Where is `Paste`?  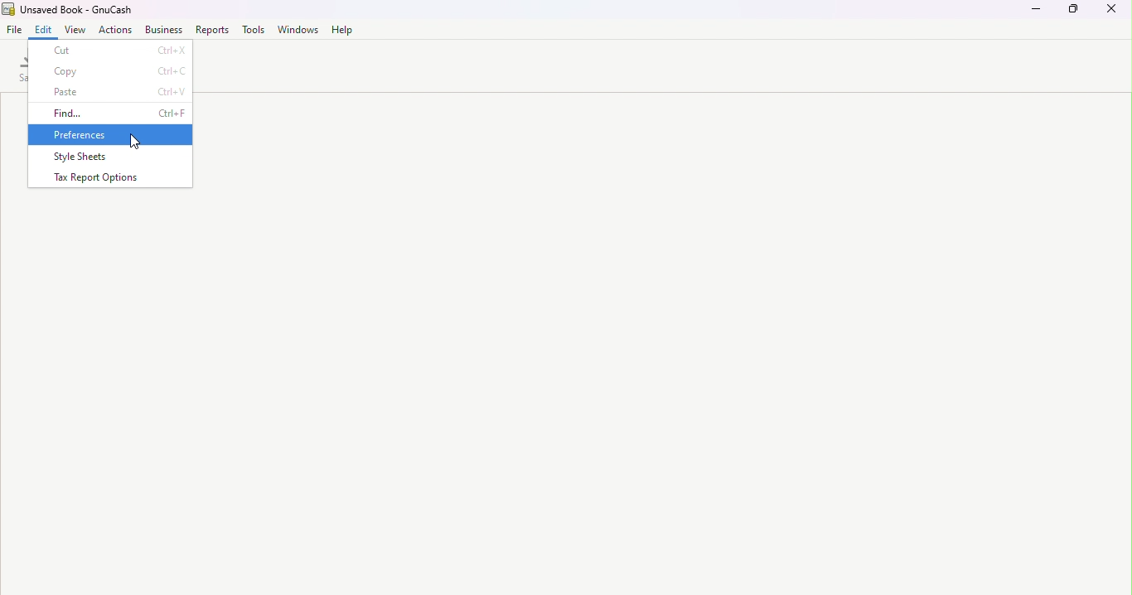
Paste is located at coordinates (112, 91).